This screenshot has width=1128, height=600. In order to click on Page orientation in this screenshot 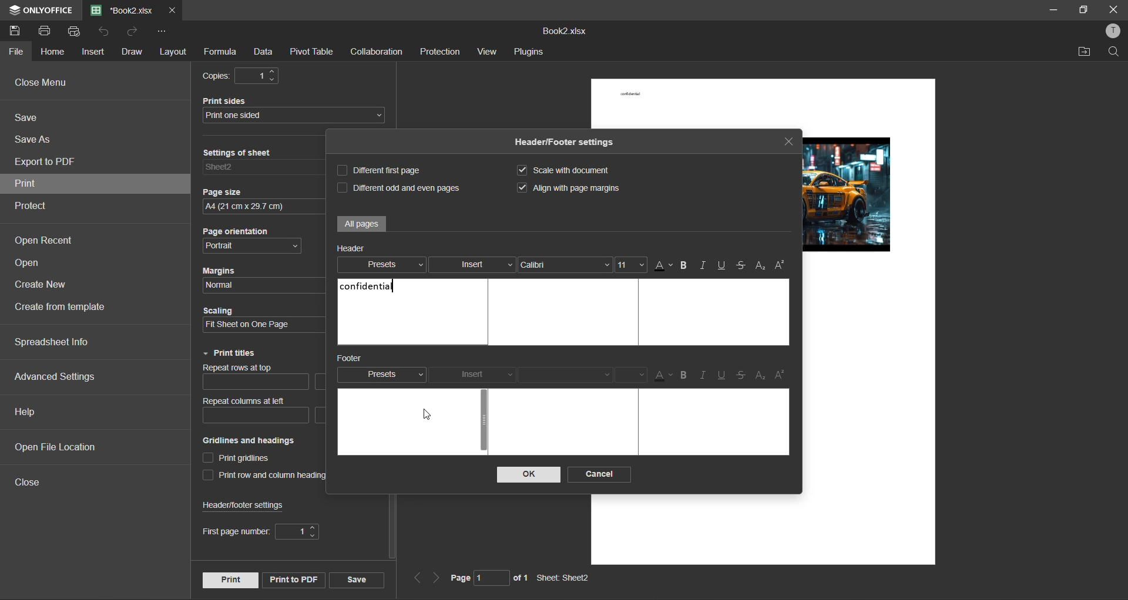, I will do `click(234, 231)`.